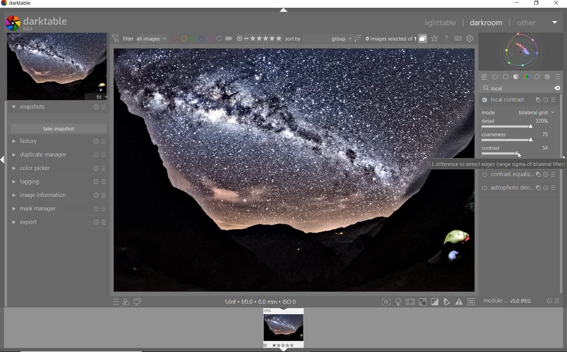 This screenshot has width=567, height=352. I want to click on Settings, so click(549, 301).